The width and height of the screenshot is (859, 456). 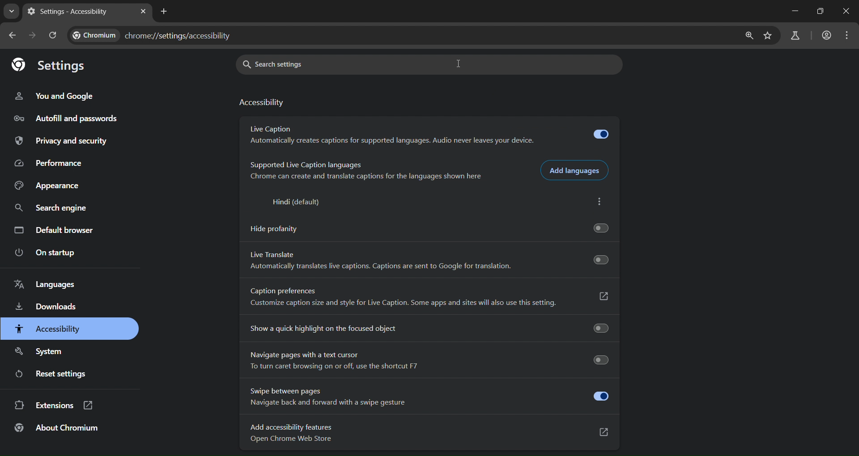 I want to click on appearance, so click(x=48, y=186).